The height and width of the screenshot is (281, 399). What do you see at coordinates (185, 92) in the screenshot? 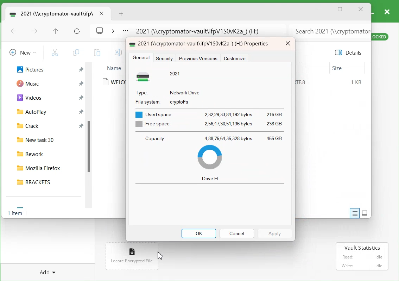
I see `Network Drive` at bounding box center [185, 92].